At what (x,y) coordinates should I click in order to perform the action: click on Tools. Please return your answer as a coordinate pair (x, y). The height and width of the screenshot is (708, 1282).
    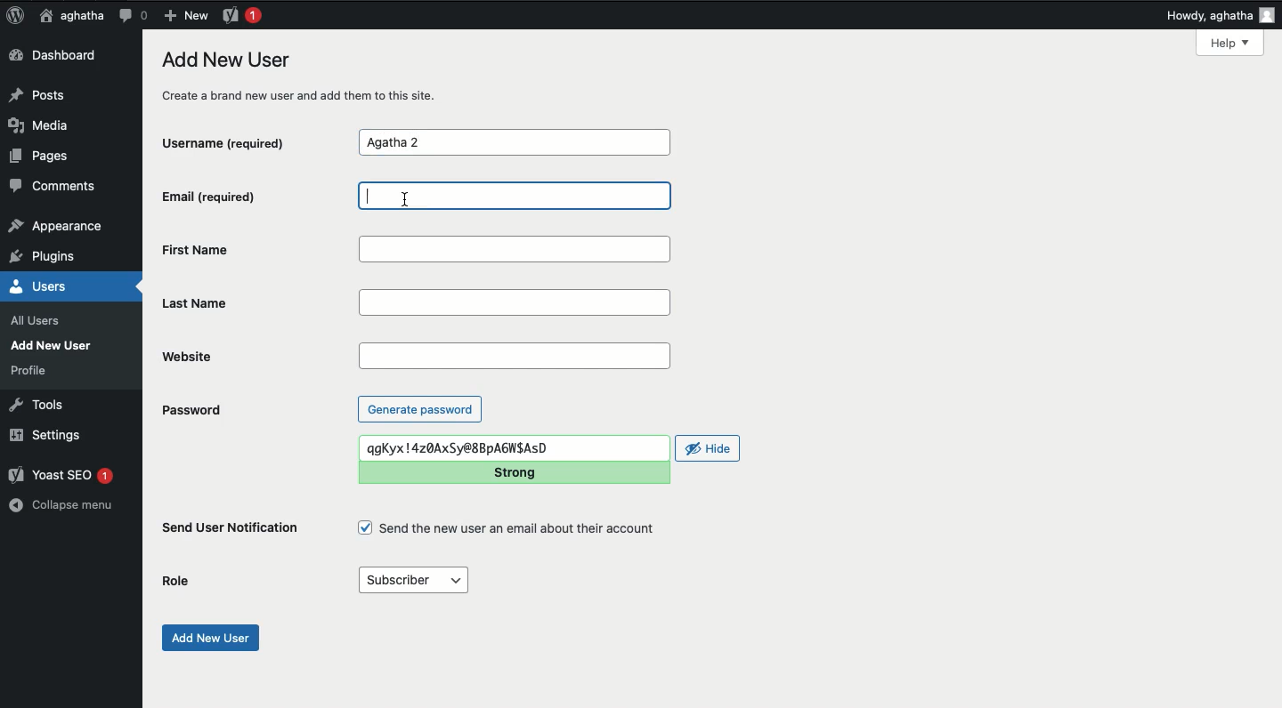
    Looking at the image, I should click on (37, 403).